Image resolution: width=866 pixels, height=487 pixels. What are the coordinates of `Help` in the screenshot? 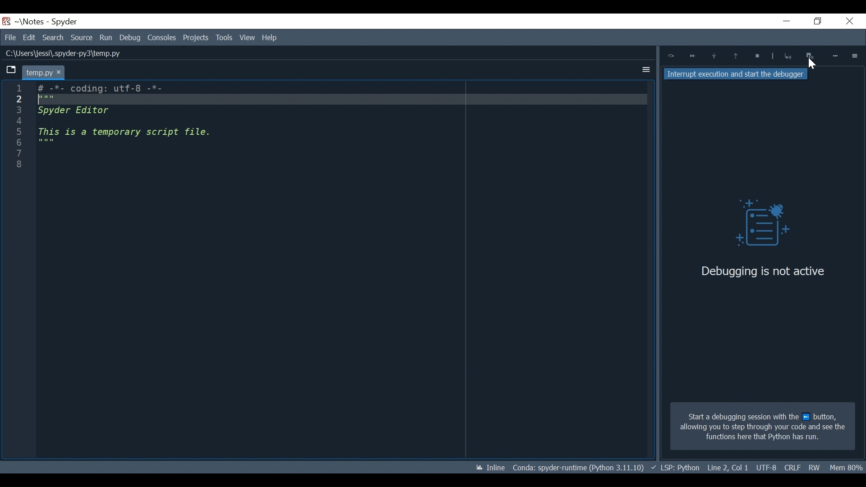 It's located at (271, 37).